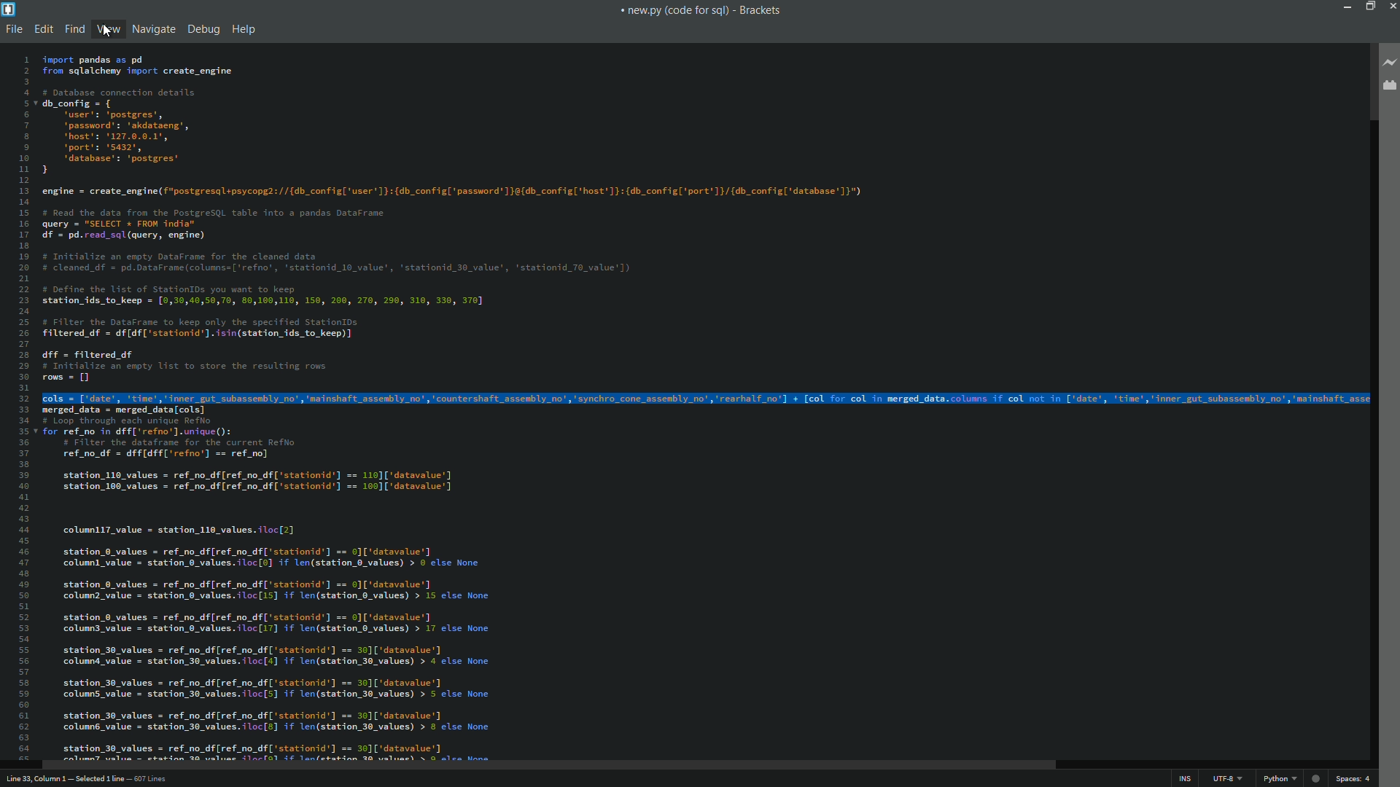  Describe the element at coordinates (21, 407) in the screenshot. I see `line numbers` at that location.